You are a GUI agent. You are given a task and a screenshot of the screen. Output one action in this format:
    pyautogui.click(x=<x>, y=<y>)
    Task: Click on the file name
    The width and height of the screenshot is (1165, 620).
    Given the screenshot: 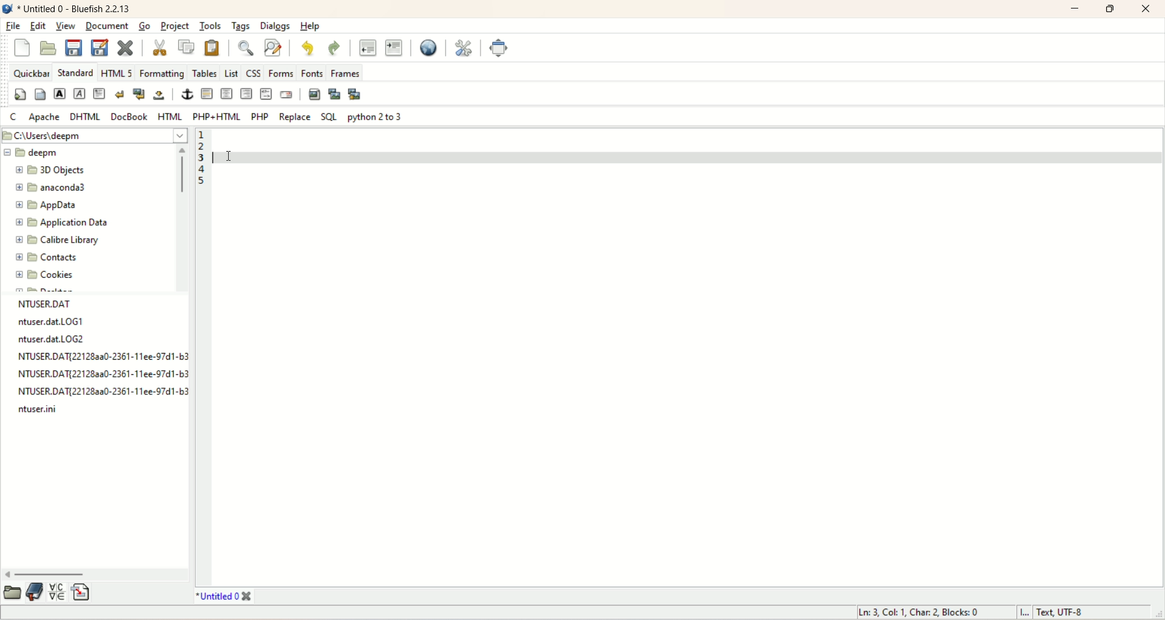 What is the action you would take?
    pyautogui.click(x=47, y=409)
    